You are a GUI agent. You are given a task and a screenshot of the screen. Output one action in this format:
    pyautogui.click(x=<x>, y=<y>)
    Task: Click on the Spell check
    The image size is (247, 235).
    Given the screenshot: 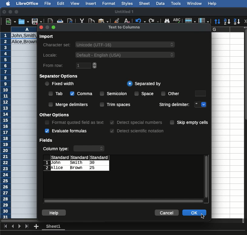 What is the action you would take?
    pyautogui.click(x=177, y=21)
    